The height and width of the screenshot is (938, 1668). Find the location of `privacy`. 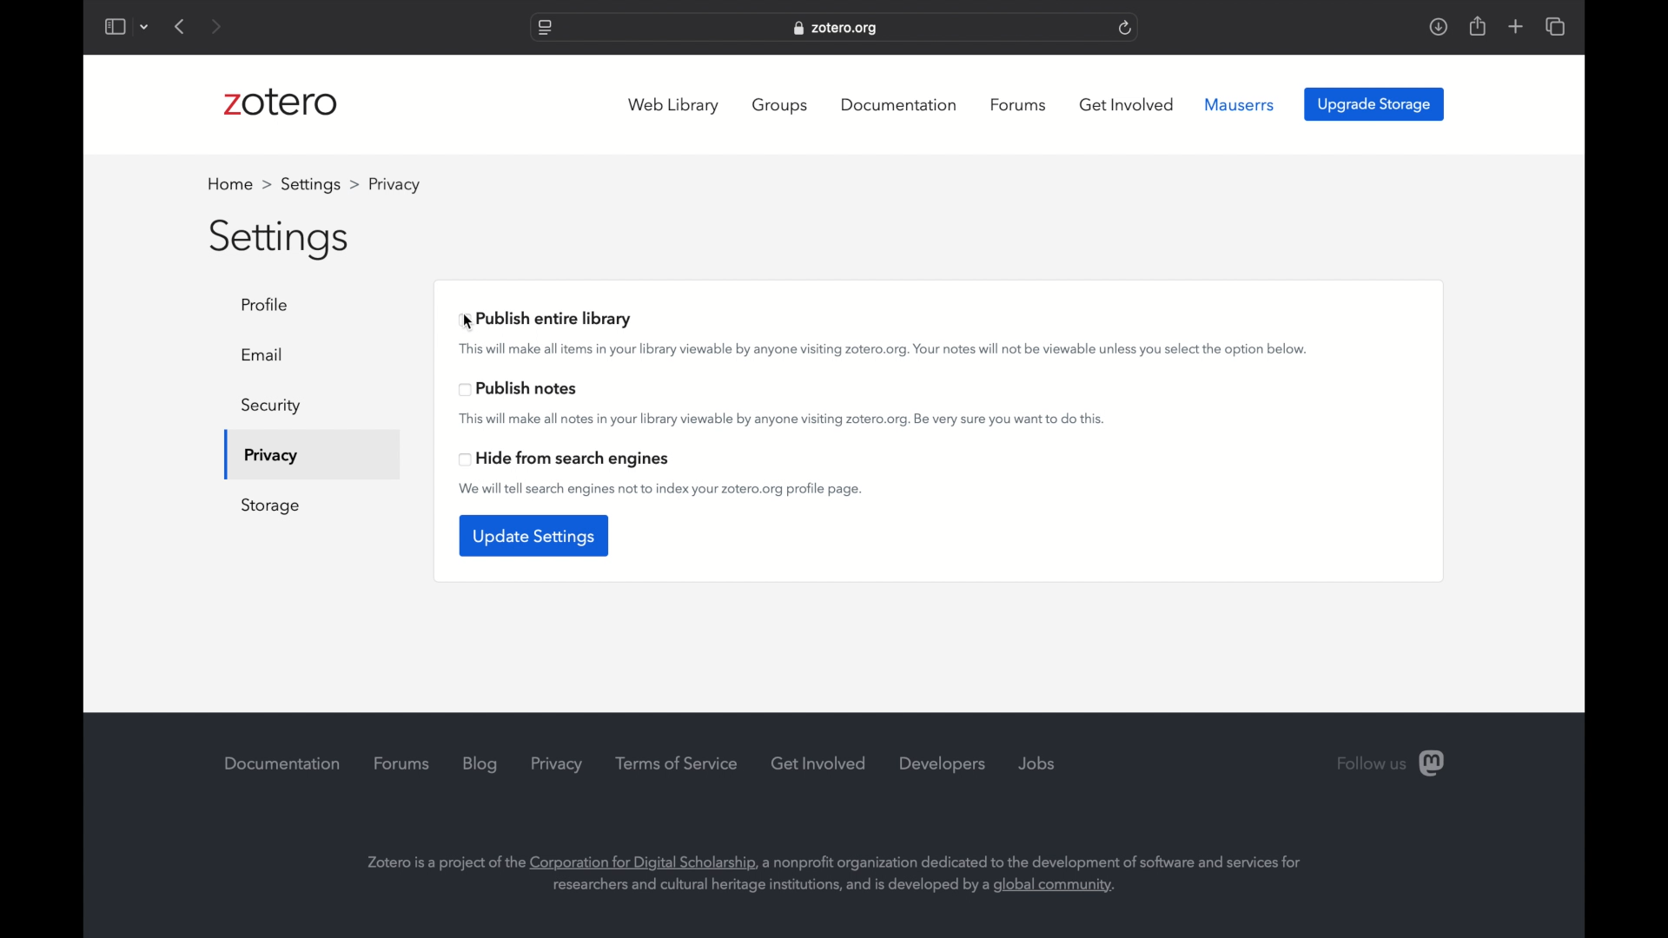

privacy is located at coordinates (557, 765).